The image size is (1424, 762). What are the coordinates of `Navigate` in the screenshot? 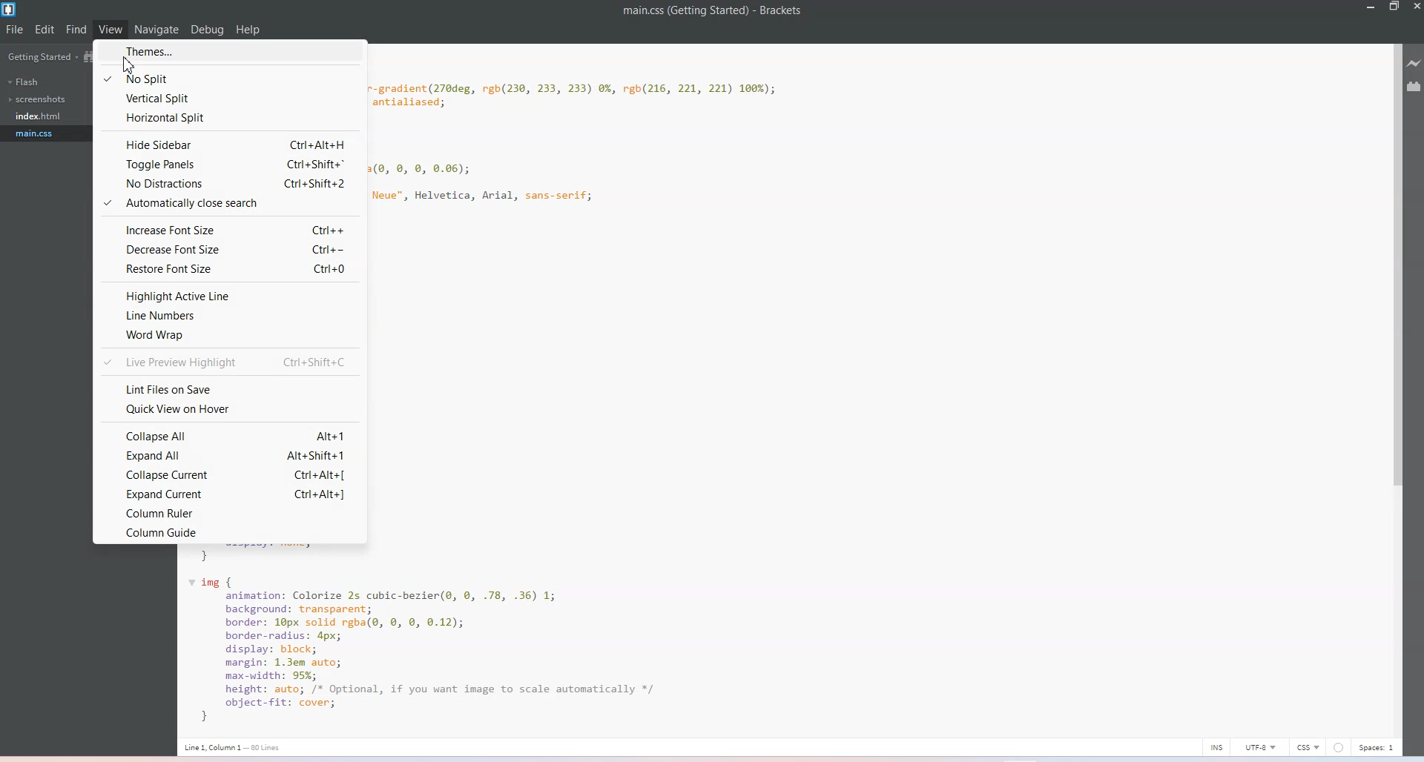 It's located at (157, 30).